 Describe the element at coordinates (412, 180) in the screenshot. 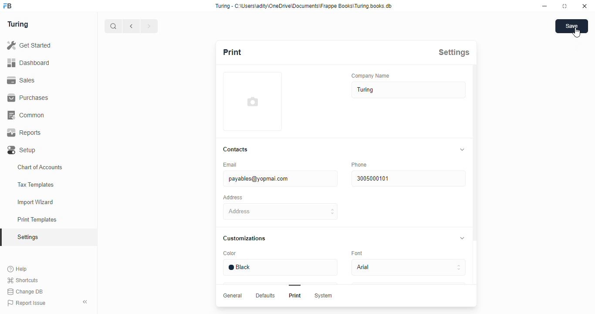

I see `3004000101` at that location.